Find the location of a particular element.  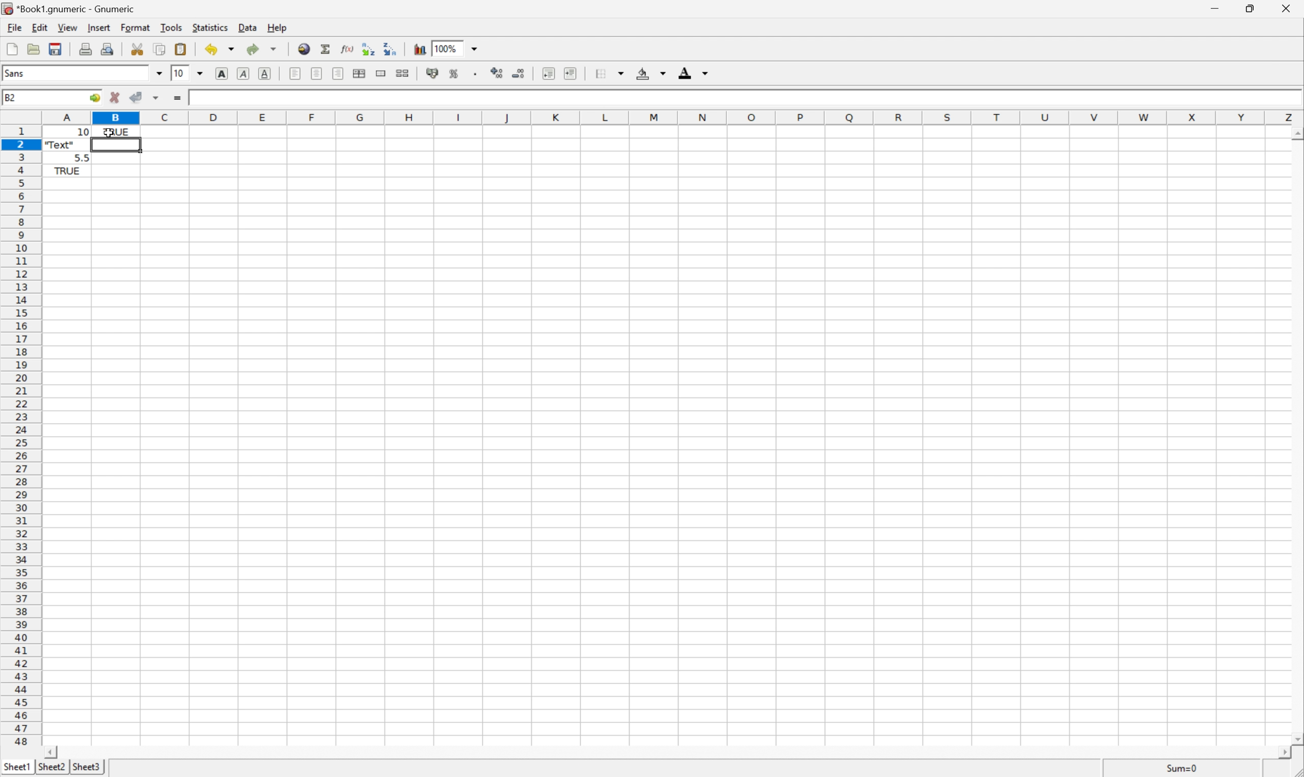

Align Left is located at coordinates (295, 72).